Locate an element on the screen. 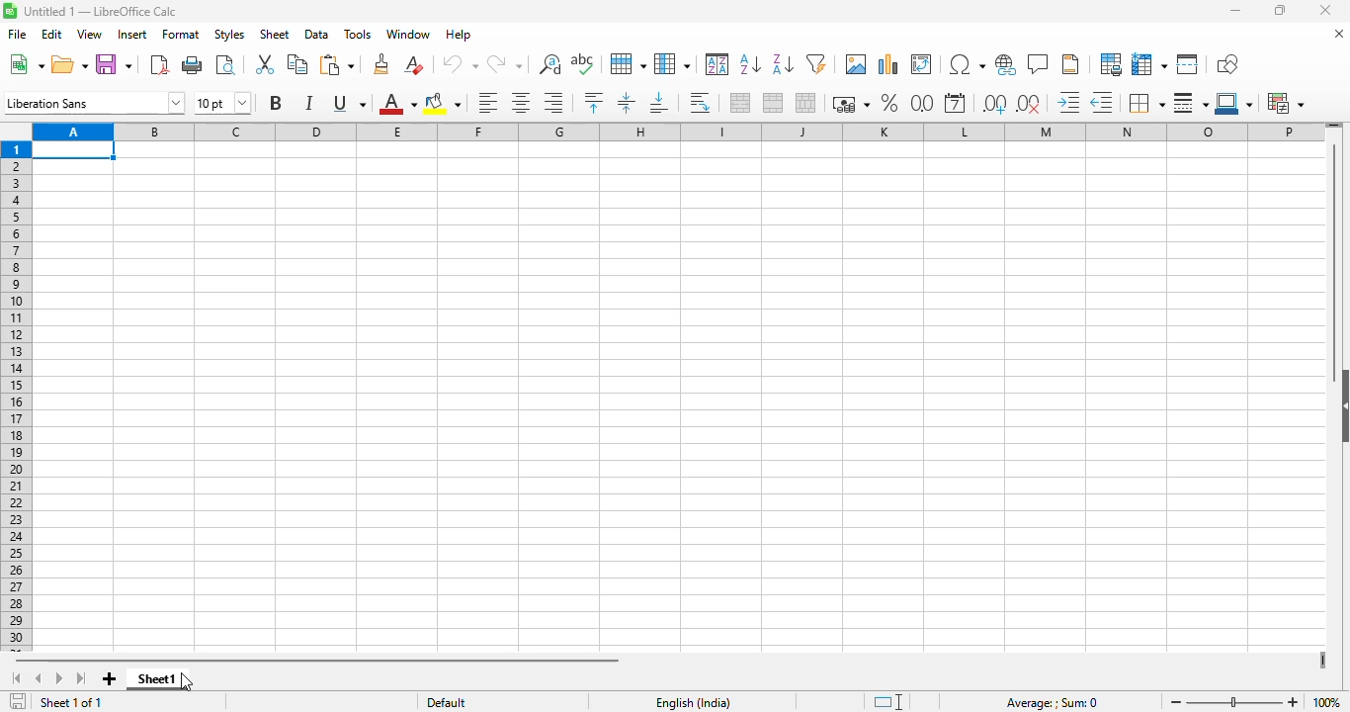  format is located at coordinates (181, 35).